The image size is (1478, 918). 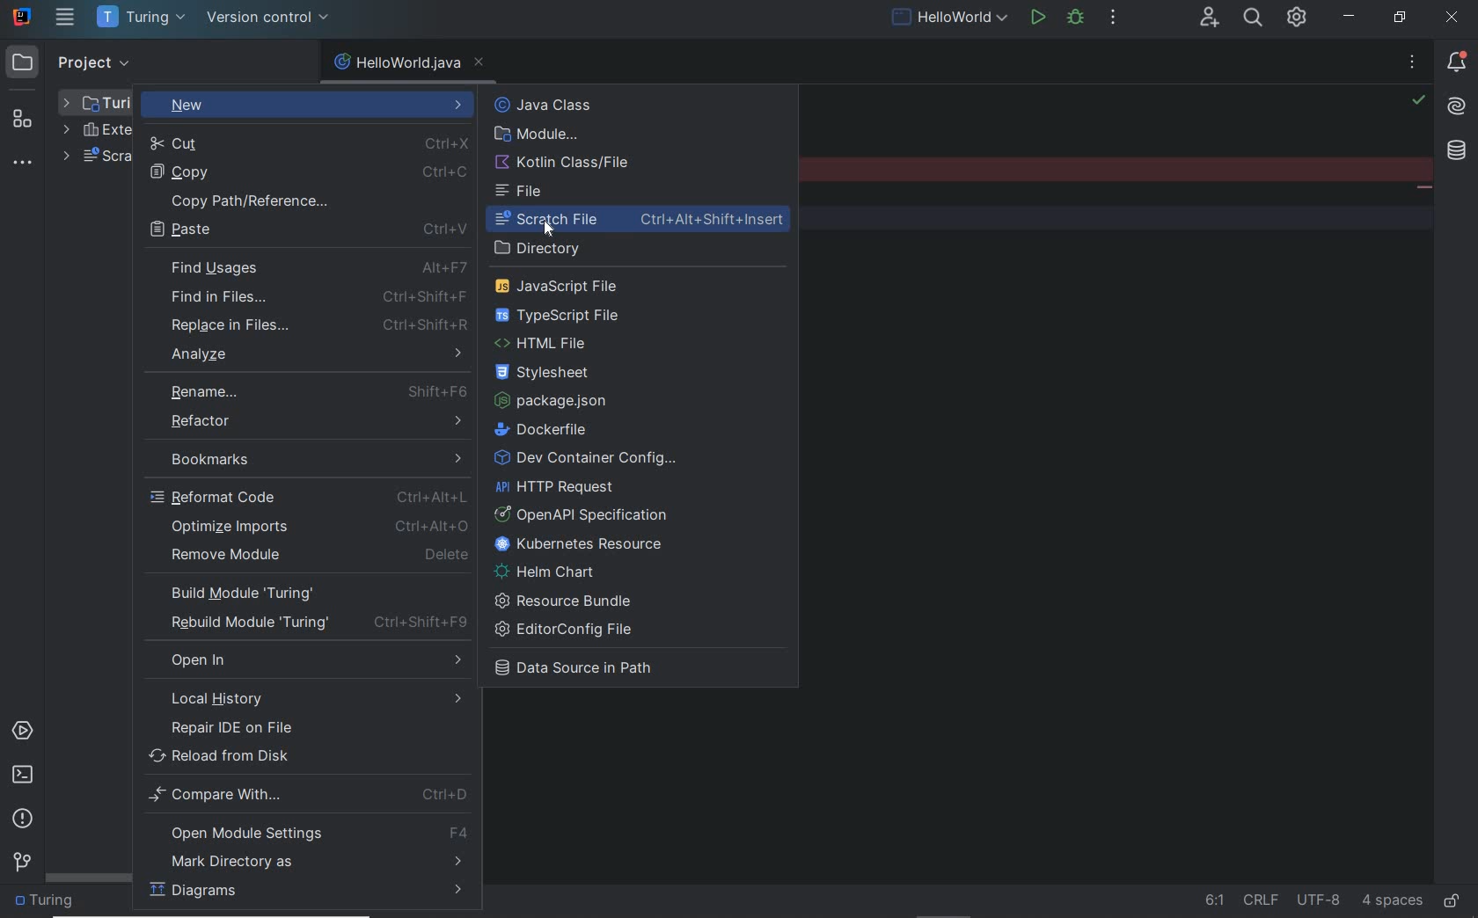 What do you see at coordinates (72, 61) in the screenshot?
I see `project` at bounding box center [72, 61].